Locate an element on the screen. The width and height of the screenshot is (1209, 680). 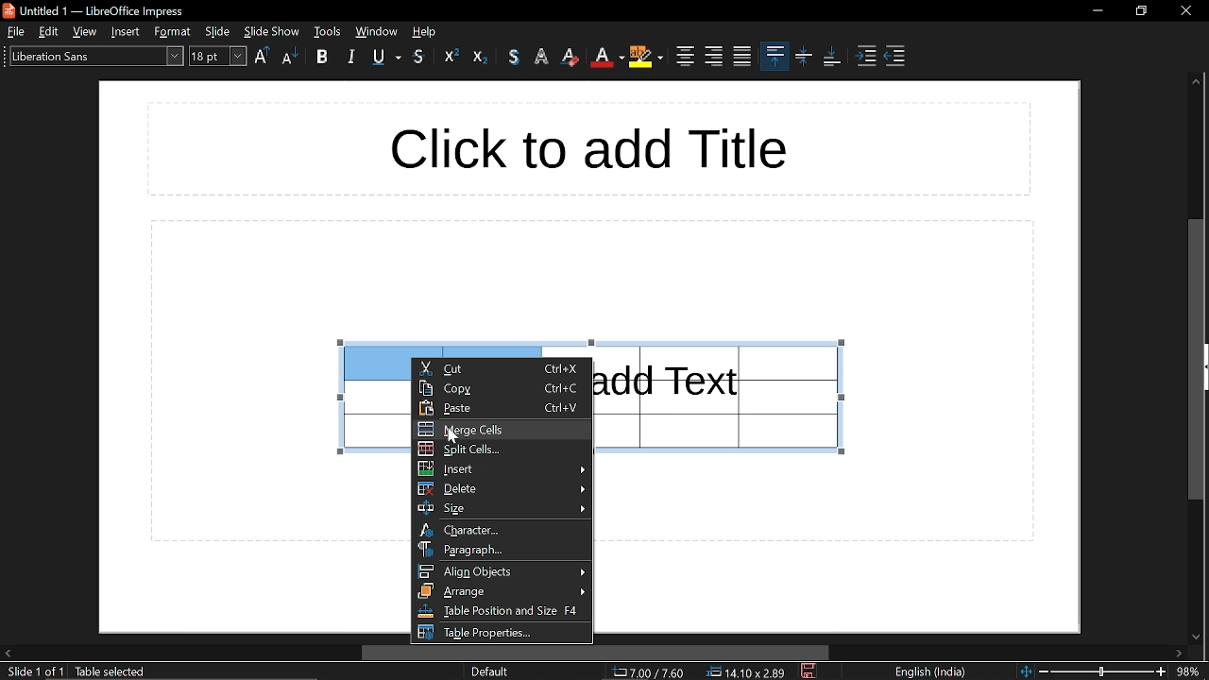
align top is located at coordinates (775, 55).